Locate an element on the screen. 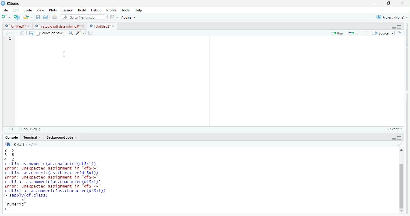  tools is located at coordinates (125, 10).